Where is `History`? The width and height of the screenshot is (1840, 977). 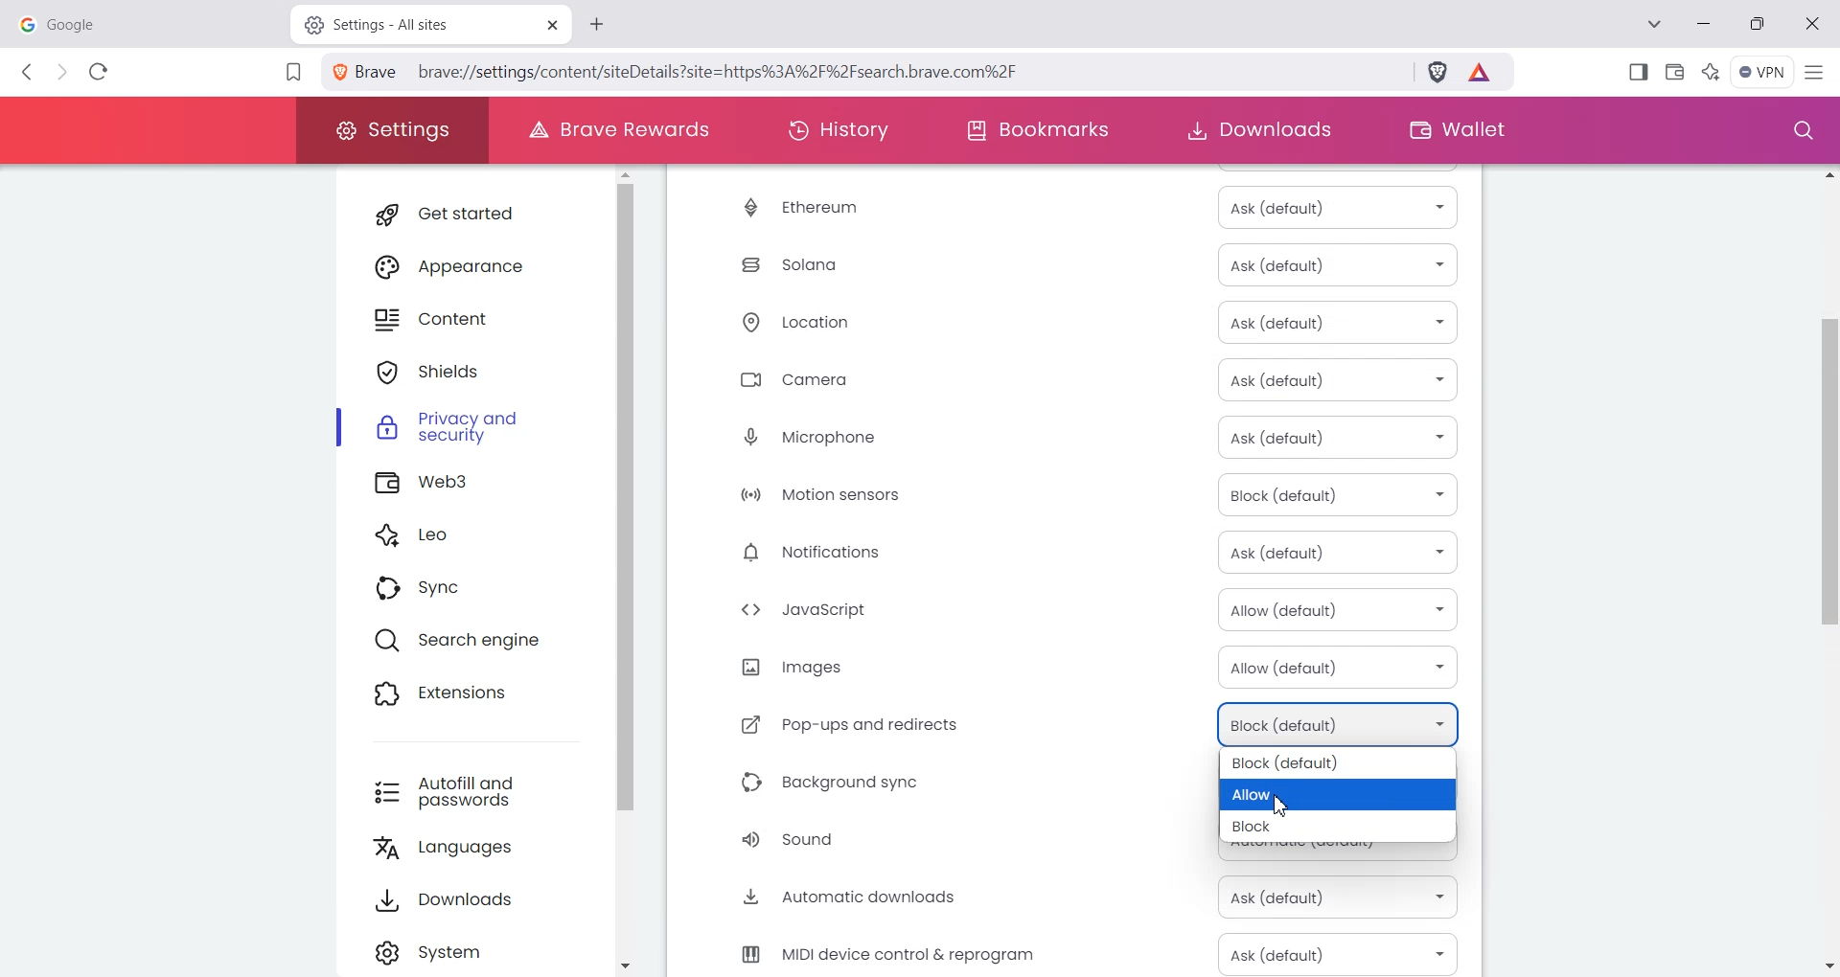 History is located at coordinates (839, 130).